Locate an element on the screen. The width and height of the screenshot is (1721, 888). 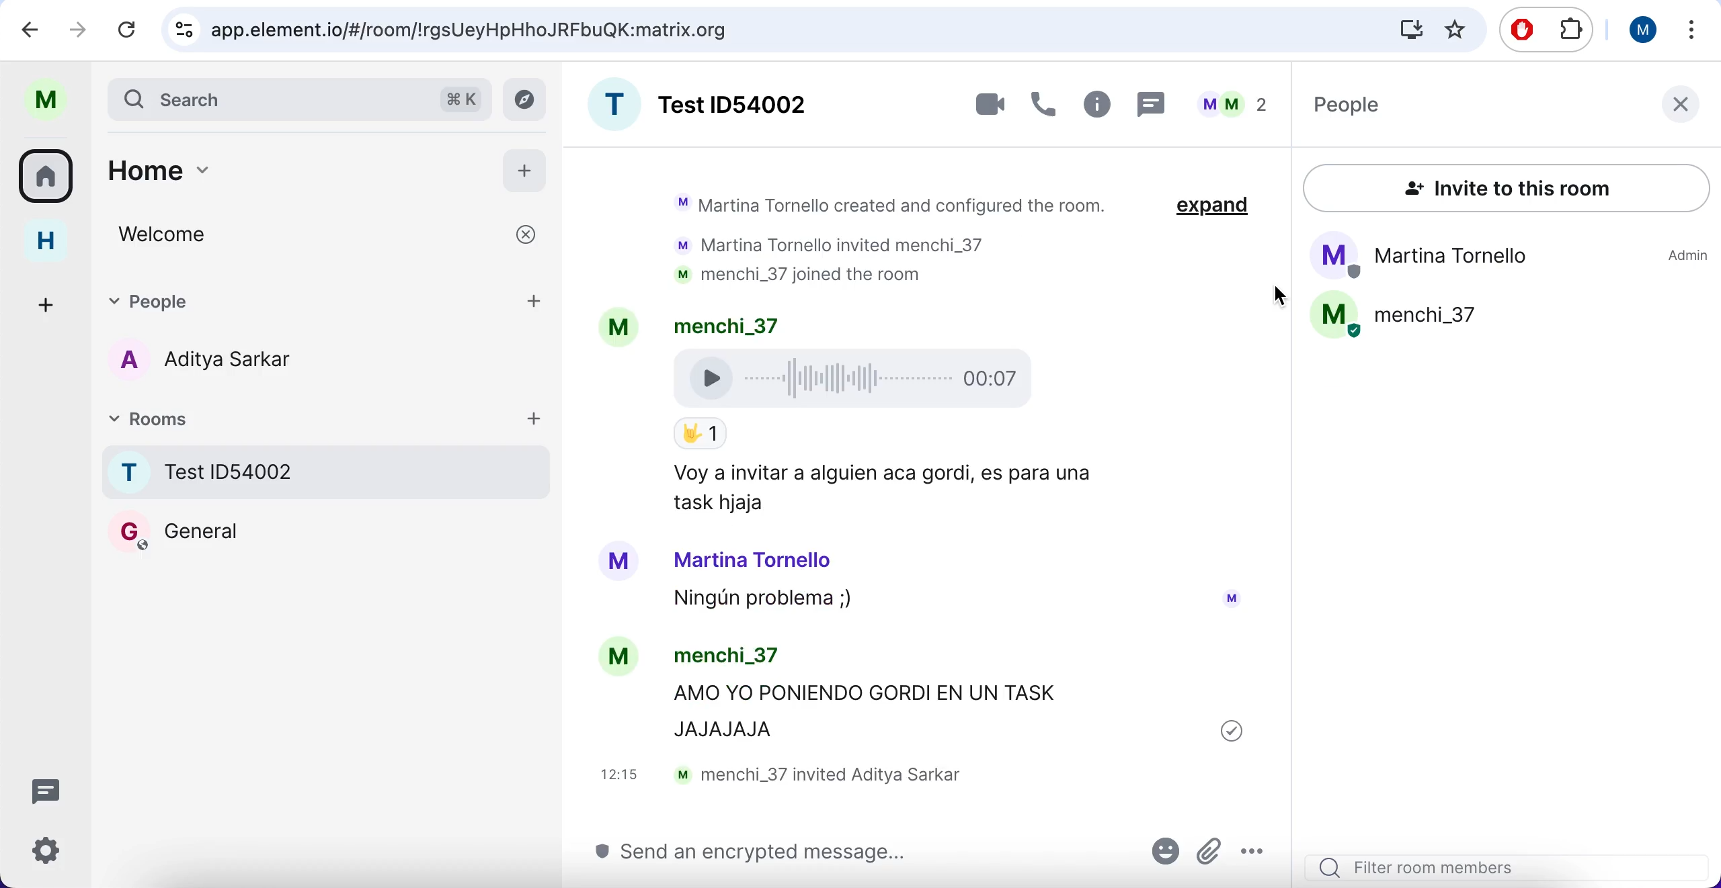
ad block is located at coordinates (1522, 30).